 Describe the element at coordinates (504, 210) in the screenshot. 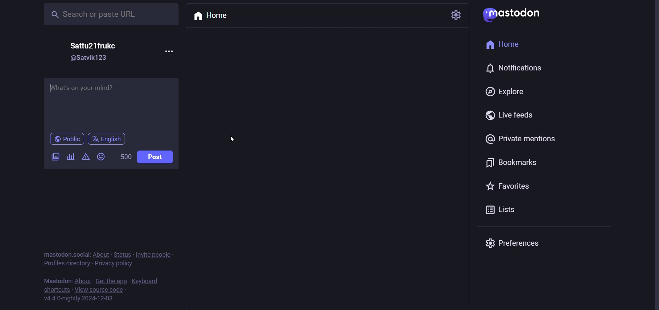

I see `list` at that location.